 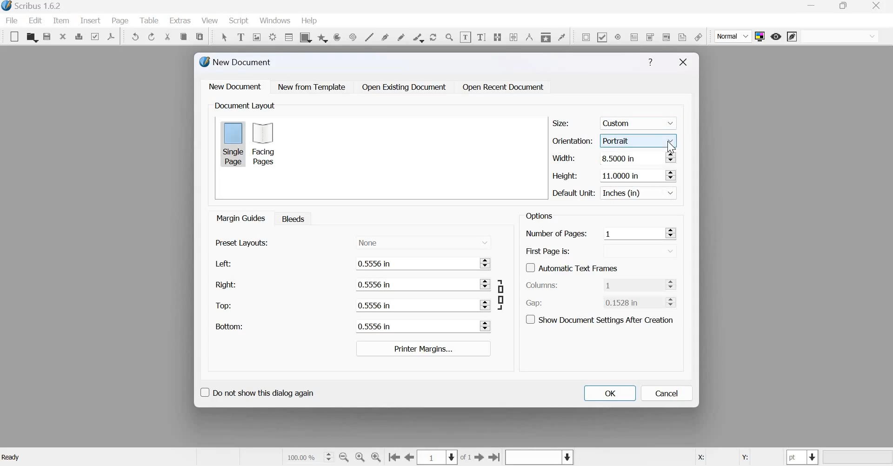 I want to click on arc, so click(x=337, y=37).